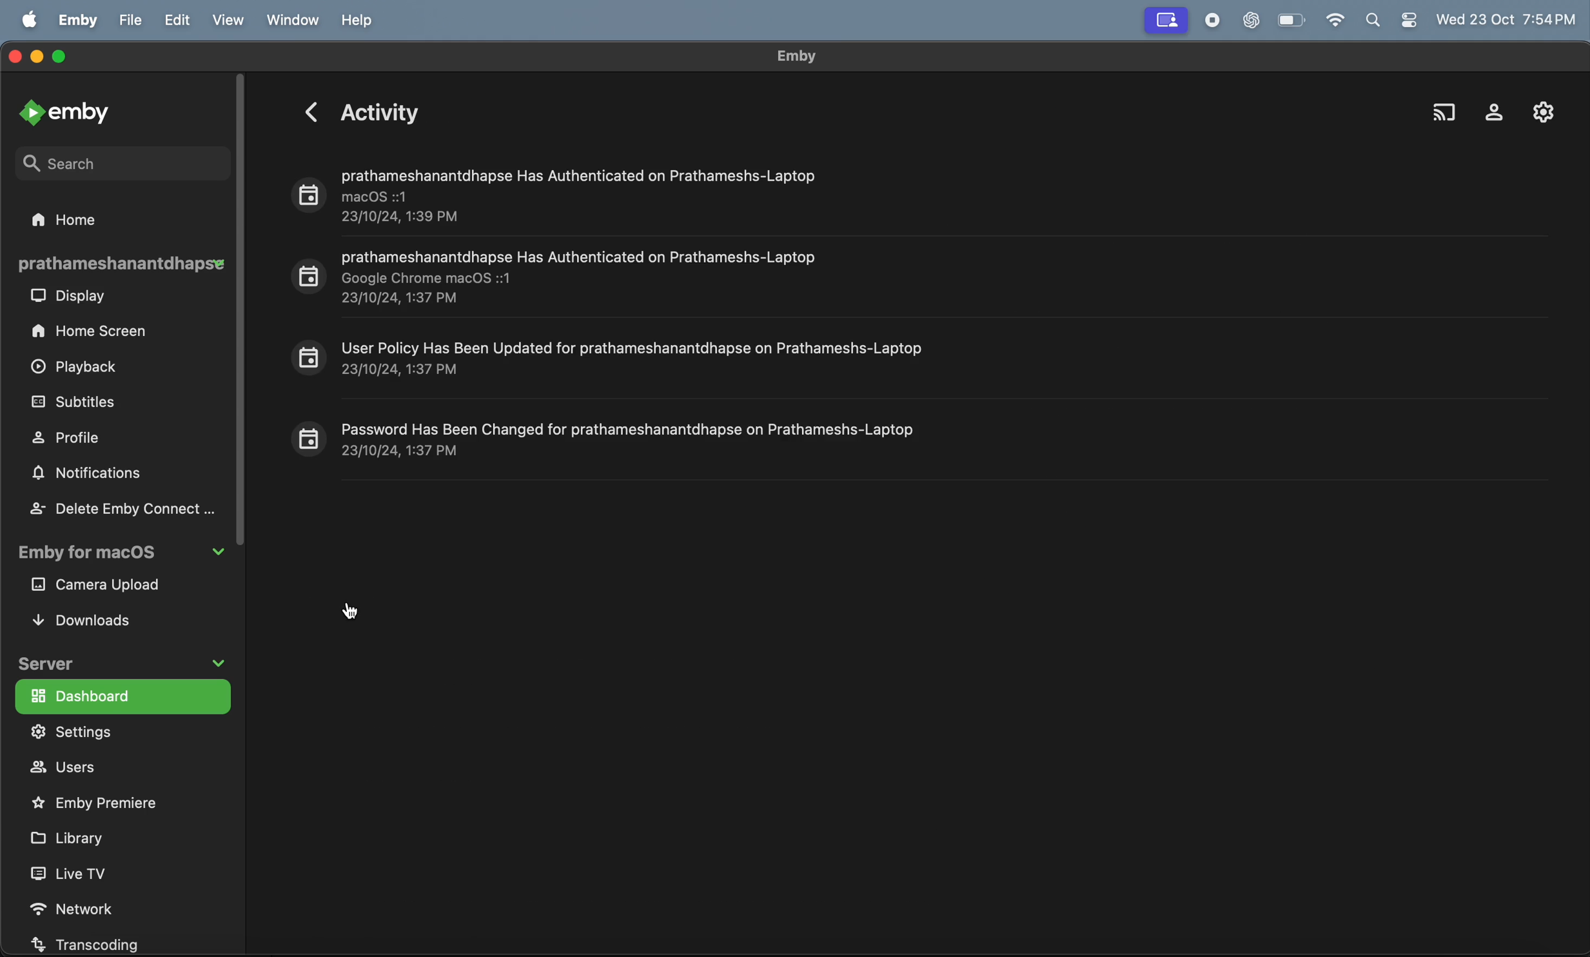 The image size is (1590, 957). What do you see at coordinates (86, 219) in the screenshot?
I see `home` at bounding box center [86, 219].